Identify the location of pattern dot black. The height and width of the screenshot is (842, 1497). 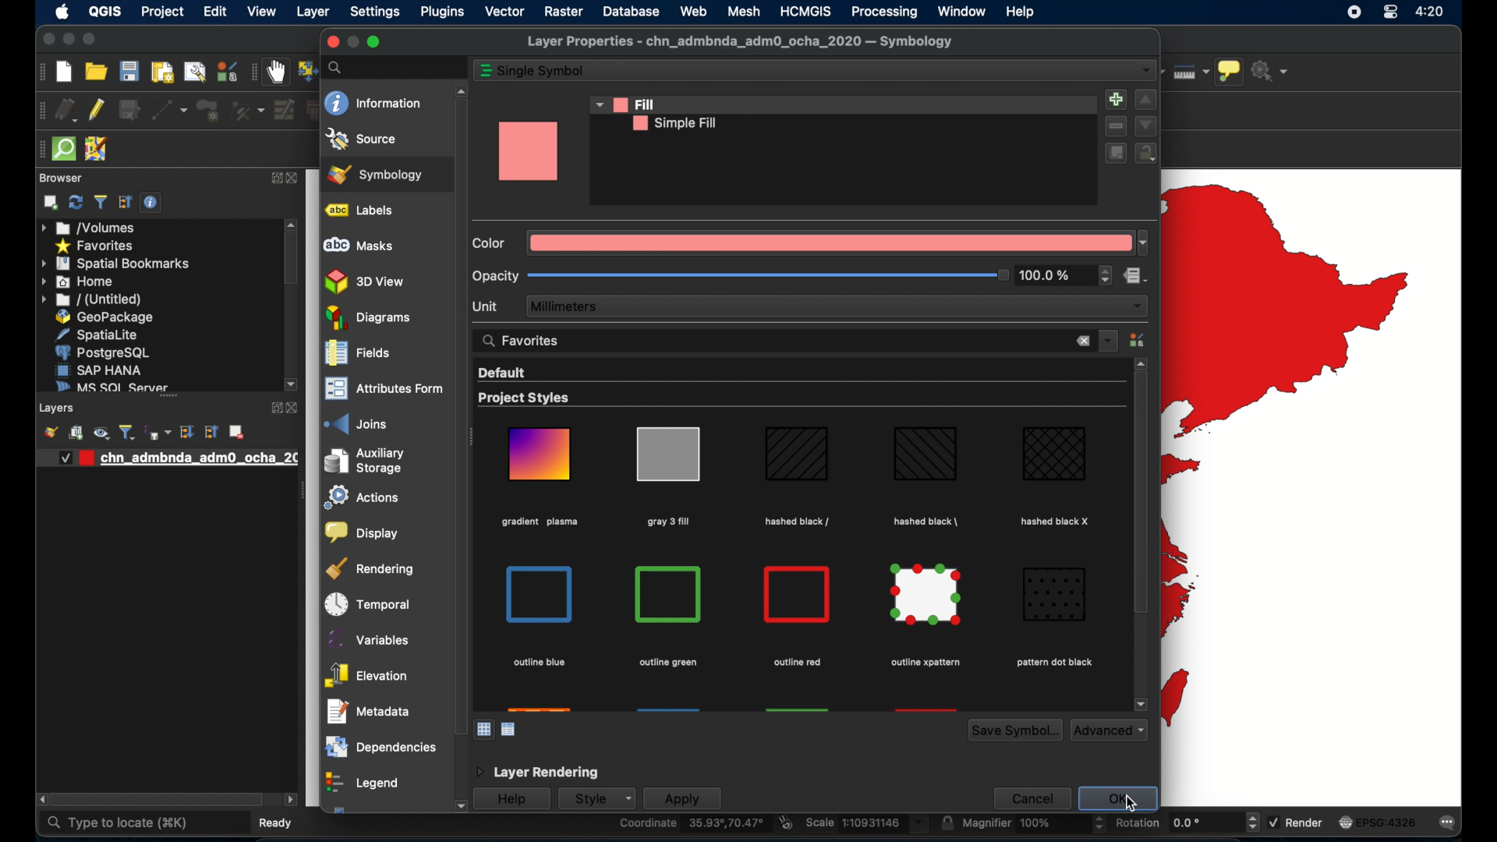
(1053, 663).